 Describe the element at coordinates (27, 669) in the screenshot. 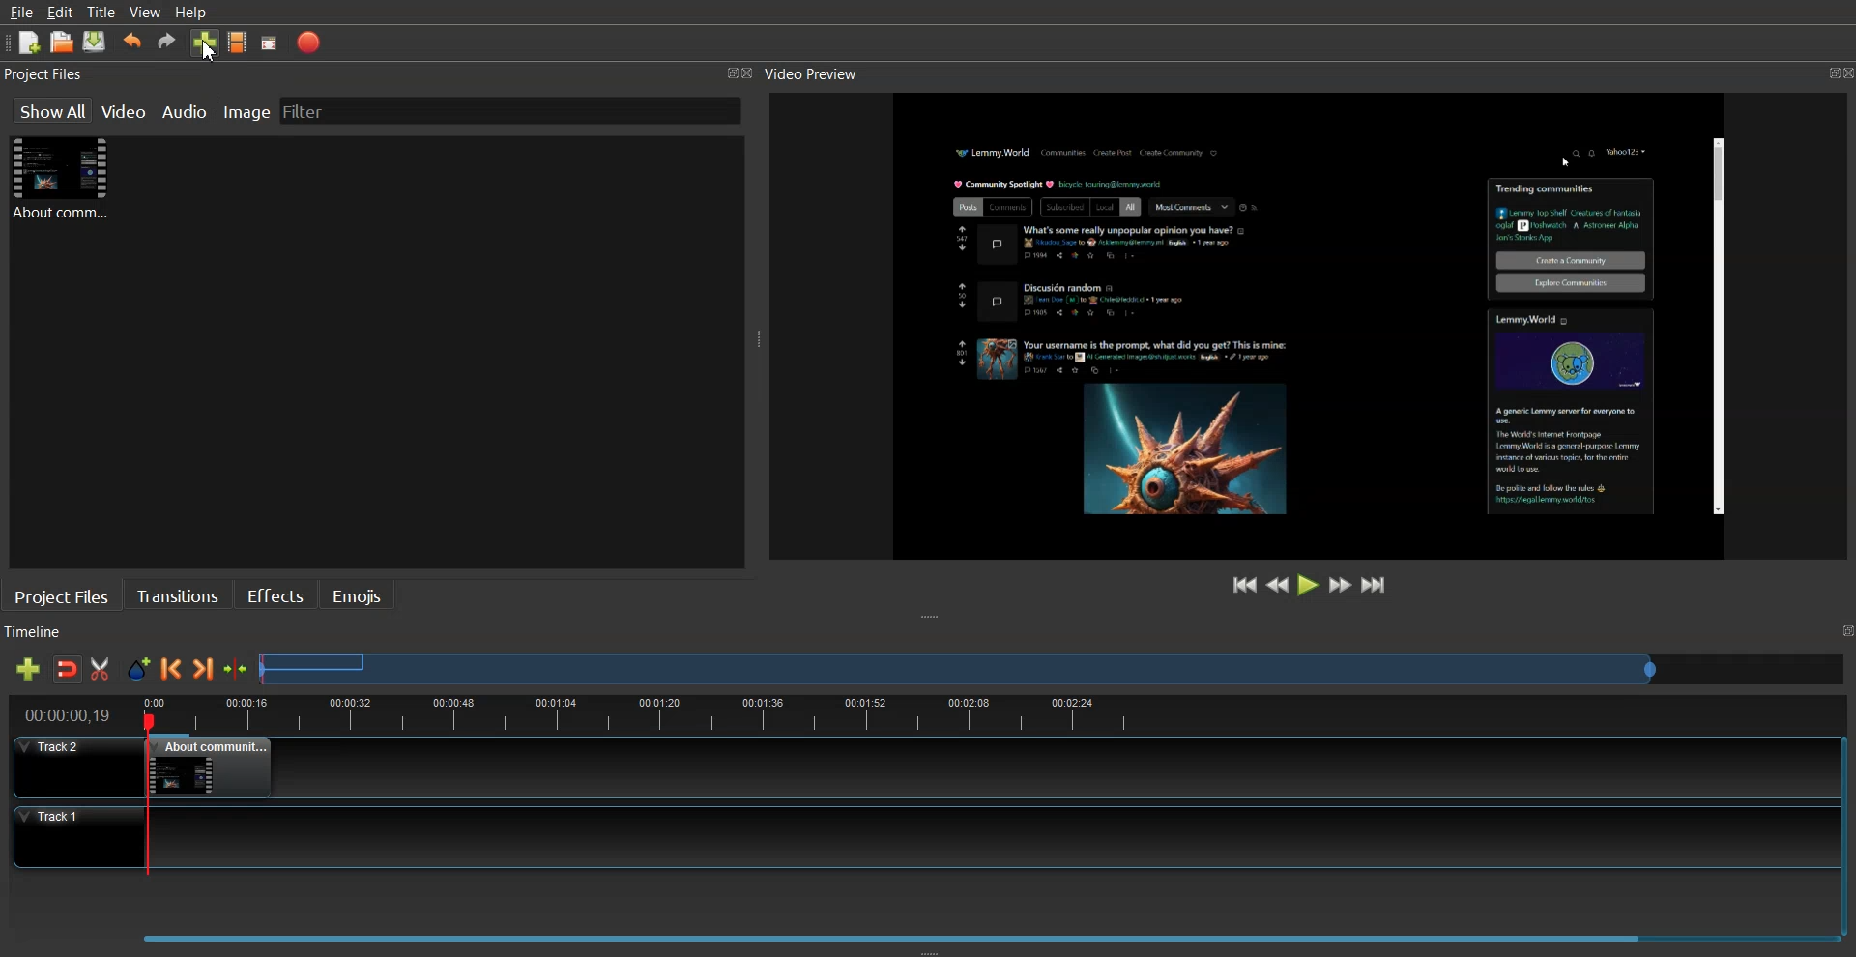

I see `Add track` at that location.